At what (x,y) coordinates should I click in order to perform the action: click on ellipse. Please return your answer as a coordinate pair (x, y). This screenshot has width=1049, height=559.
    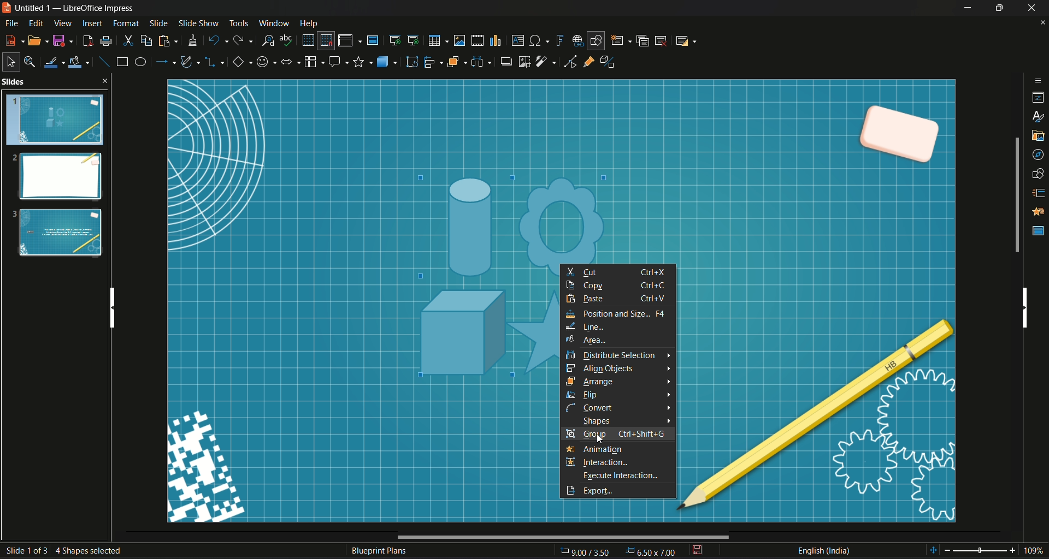
    Looking at the image, I should click on (139, 61).